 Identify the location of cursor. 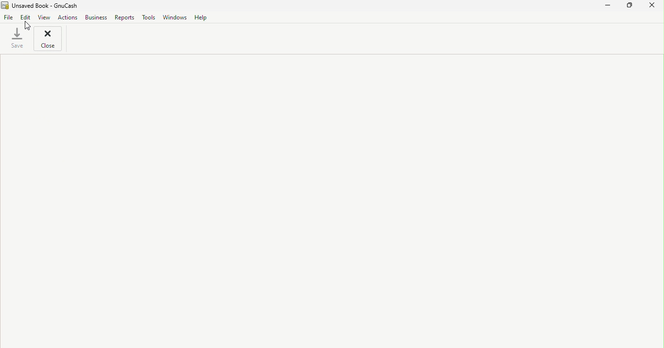
(28, 27).